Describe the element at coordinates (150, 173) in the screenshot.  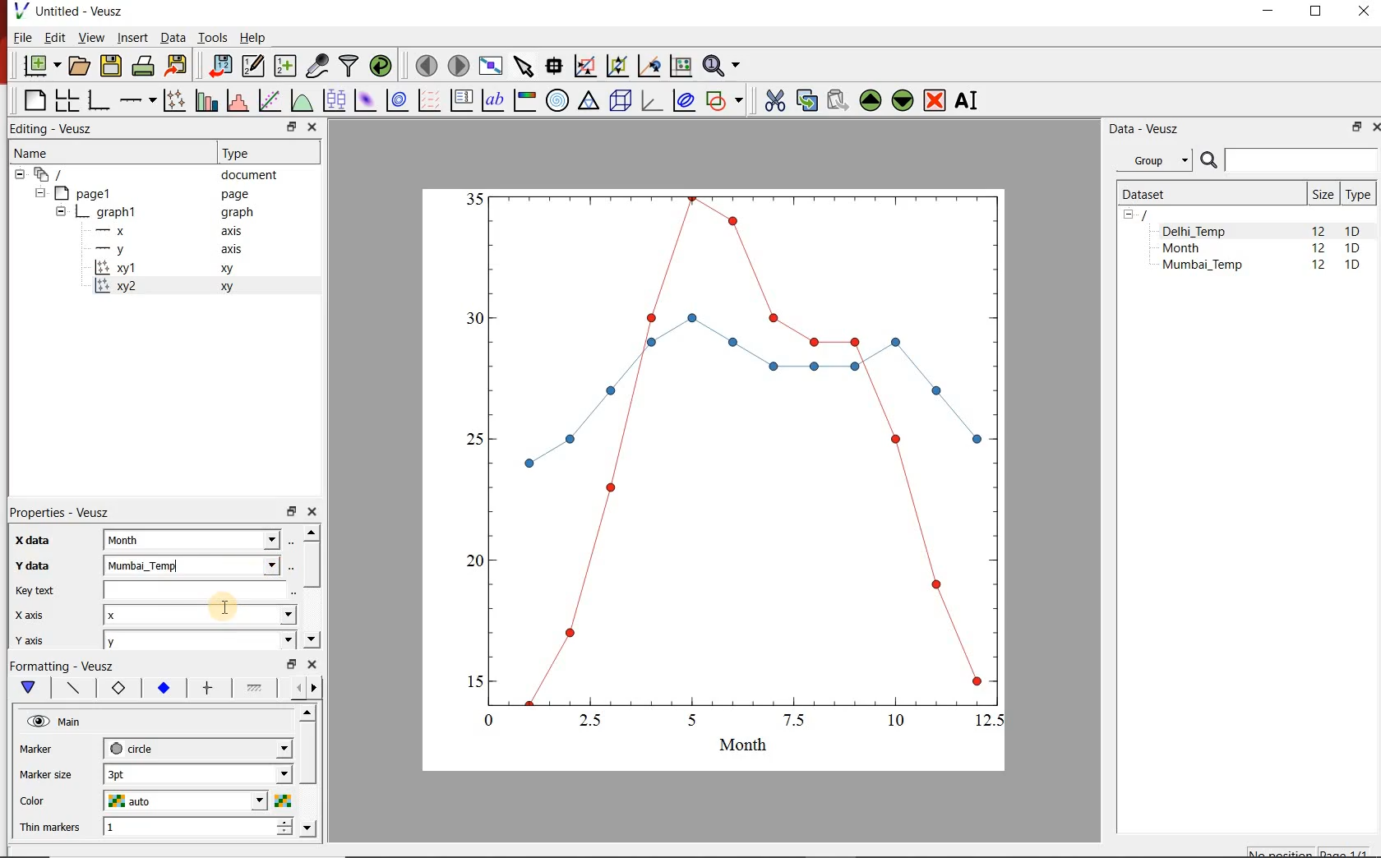
I see `document` at that location.